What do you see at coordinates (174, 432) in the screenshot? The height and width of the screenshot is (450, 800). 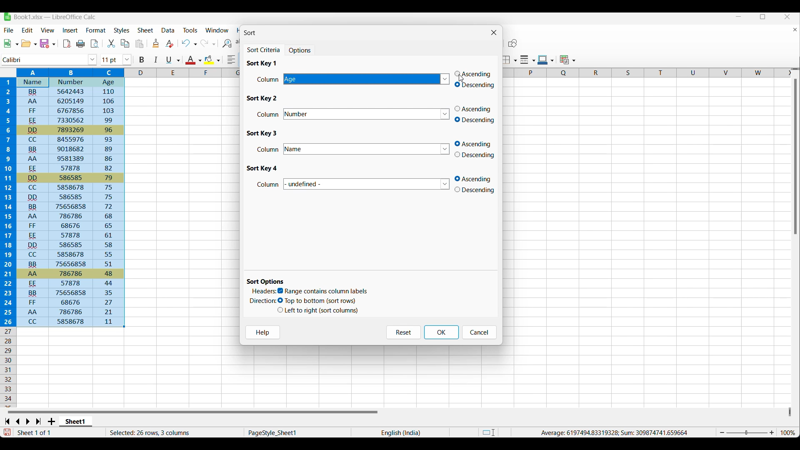 I see `Rows and columns in current selection` at bounding box center [174, 432].